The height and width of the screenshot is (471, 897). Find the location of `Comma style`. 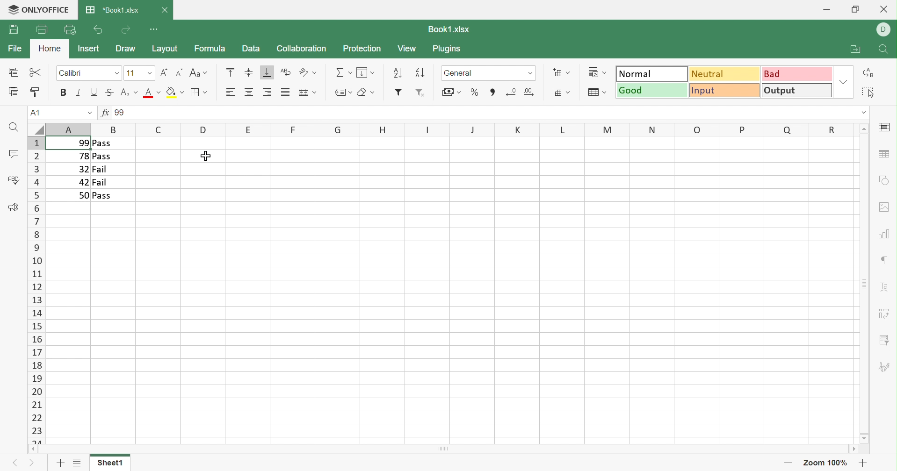

Comma style is located at coordinates (493, 91).